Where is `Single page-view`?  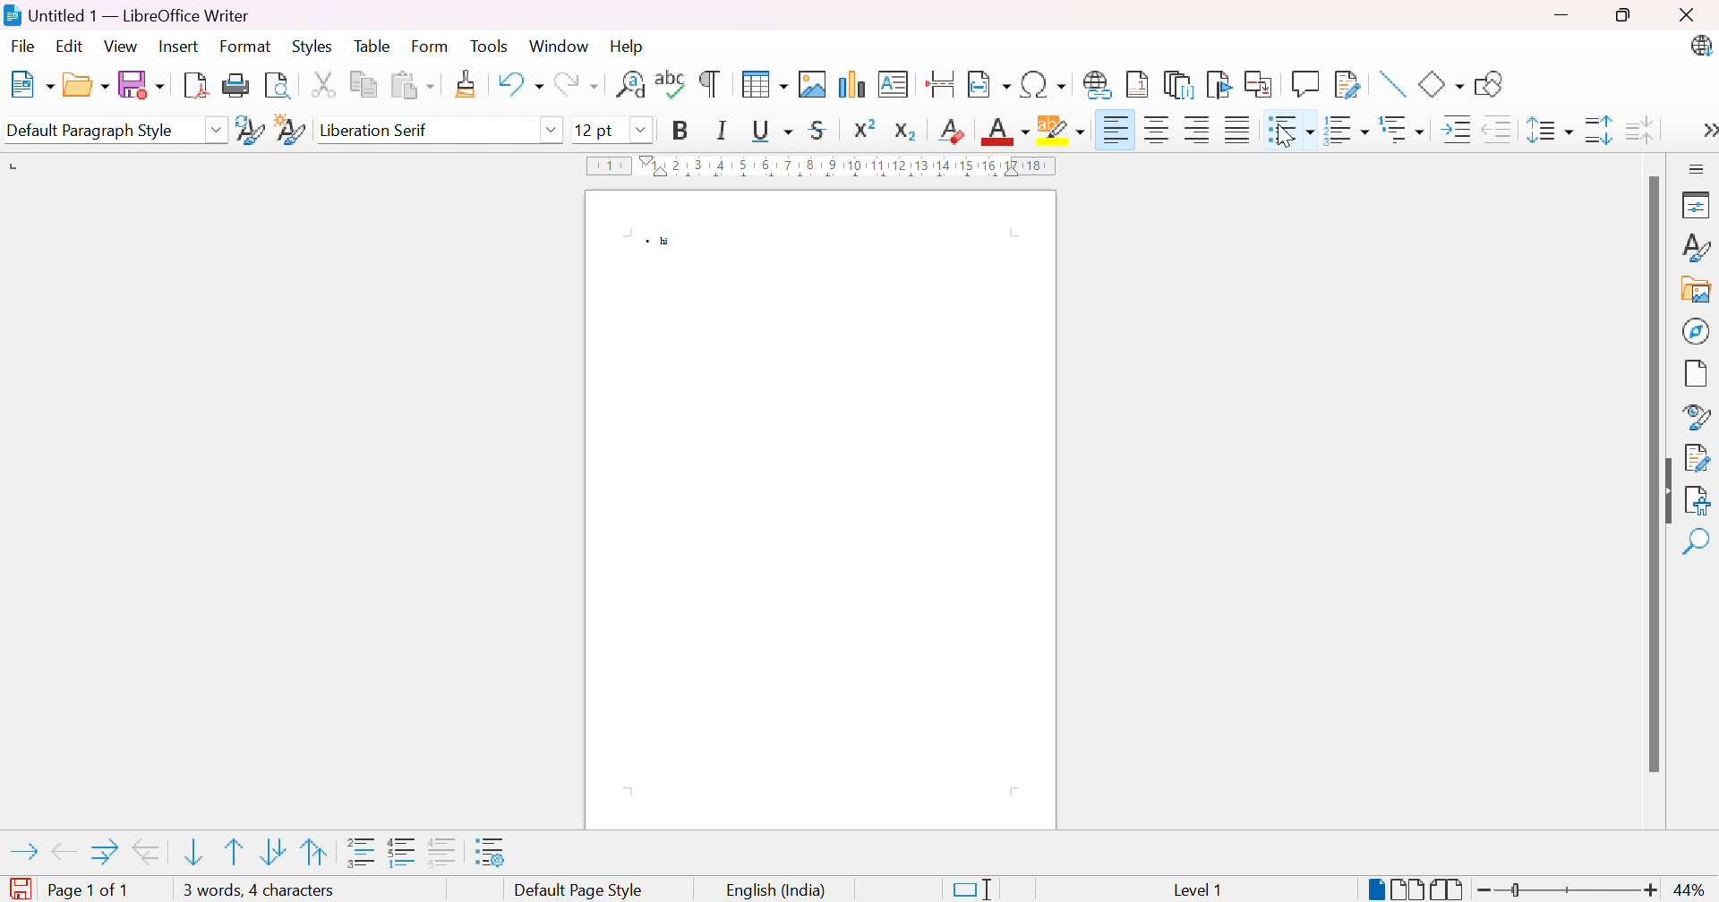 Single page-view is located at coordinates (1374, 890).